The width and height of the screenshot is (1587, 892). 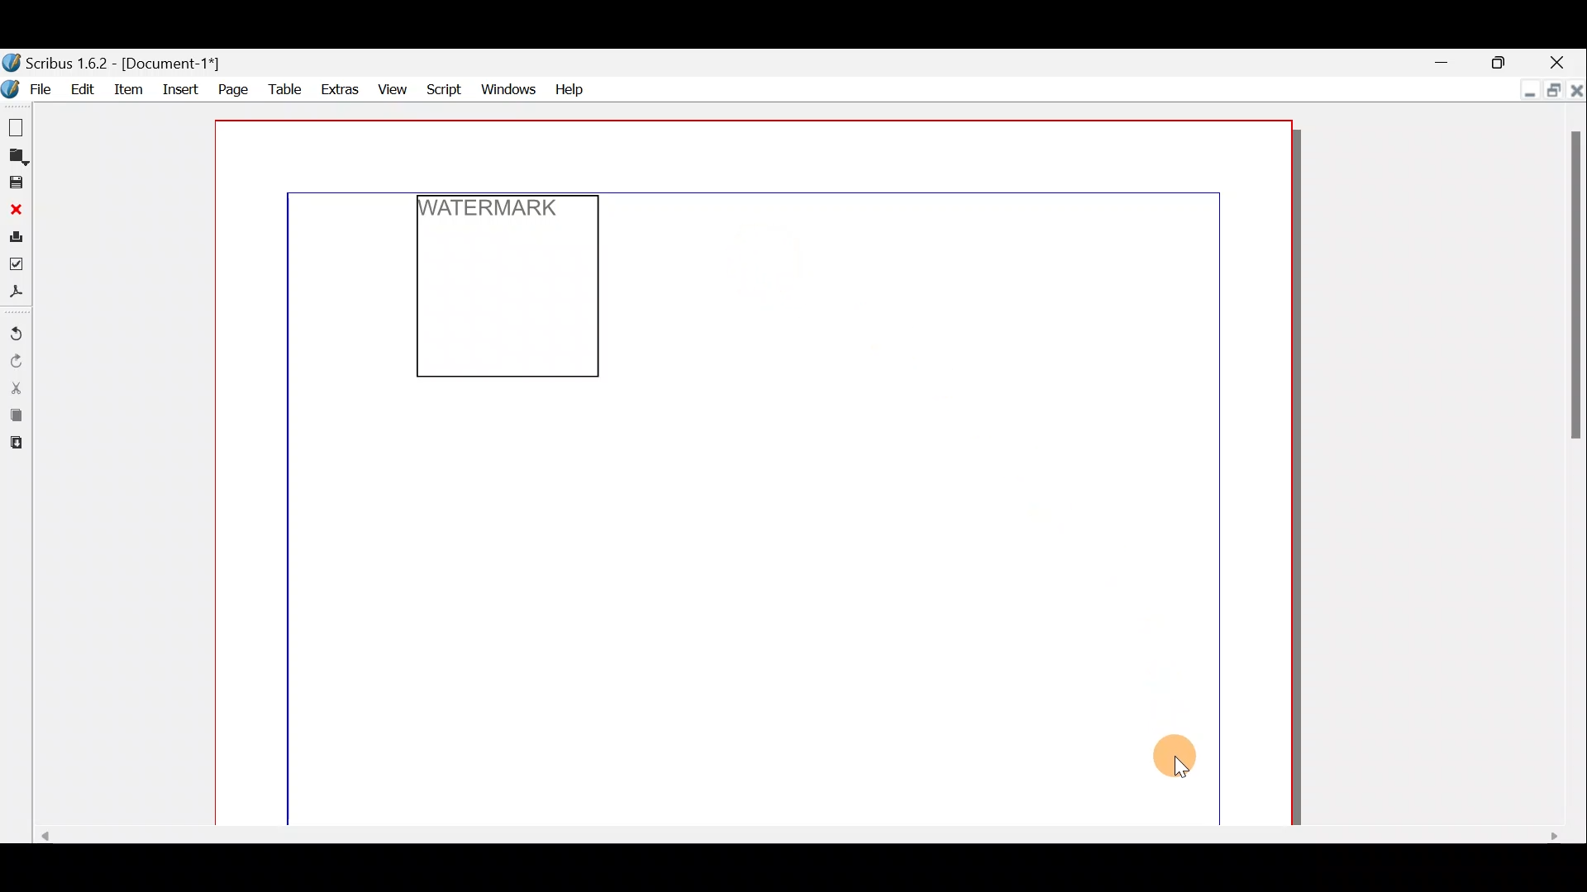 I want to click on Scroll bar, so click(x=789, y=837).